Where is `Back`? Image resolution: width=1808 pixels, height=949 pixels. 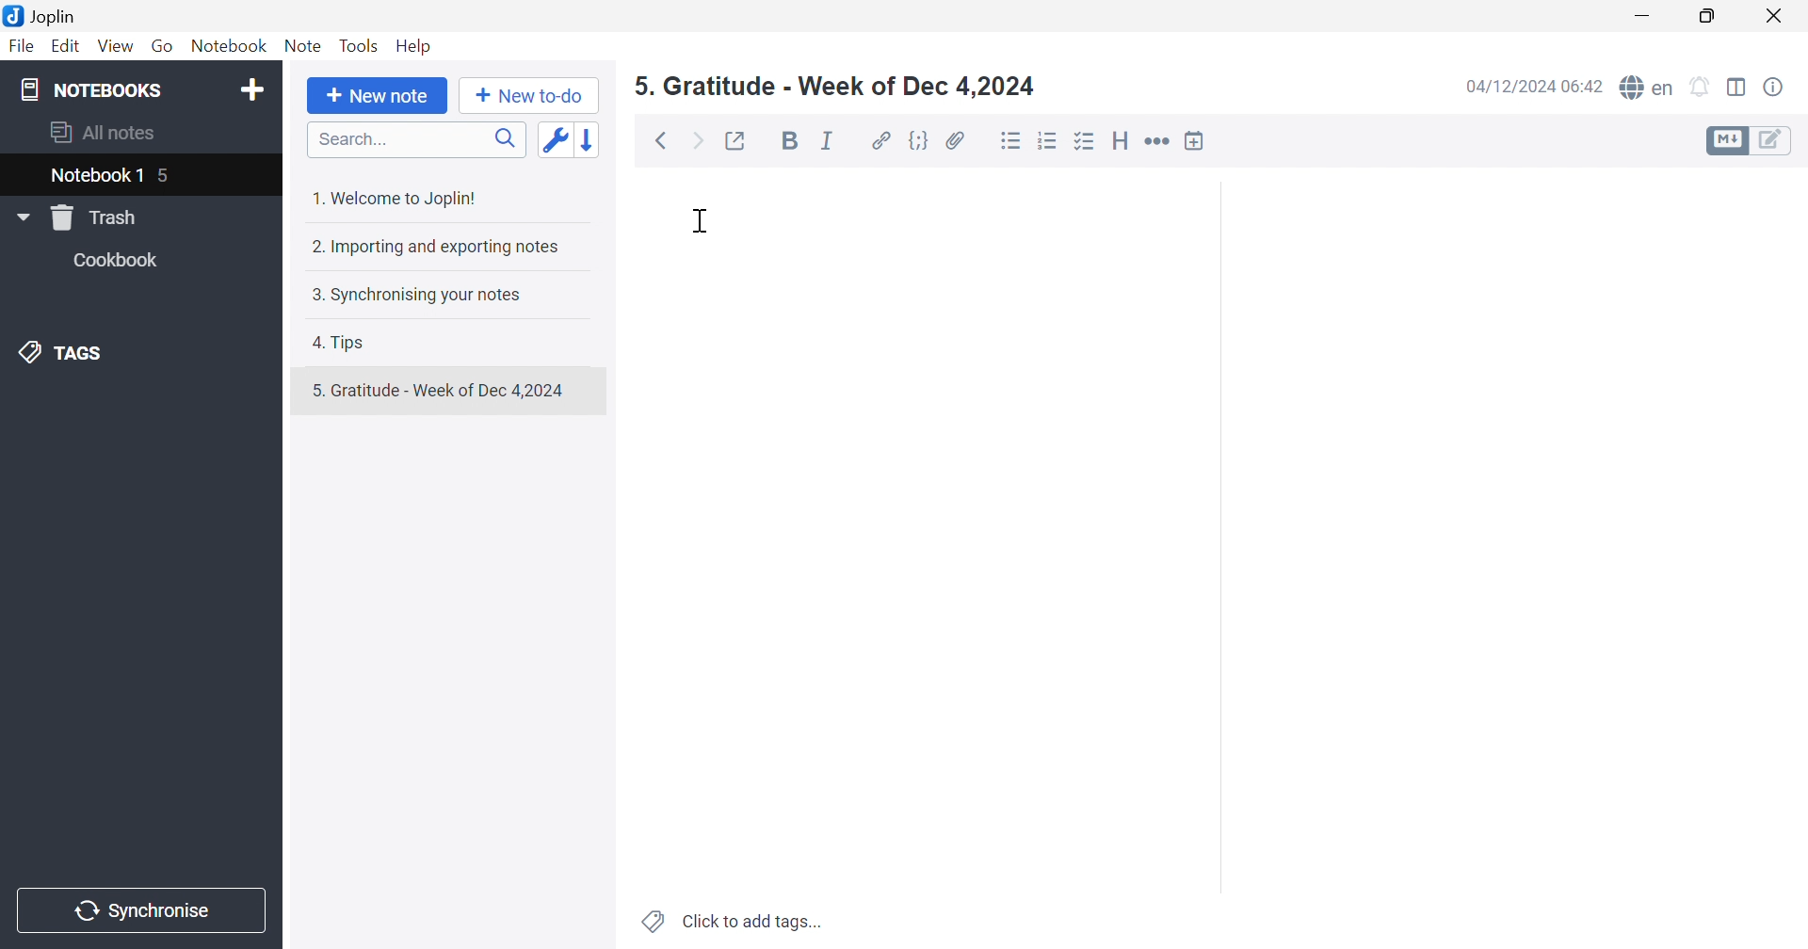
Back is located at coordinates (659, 141).